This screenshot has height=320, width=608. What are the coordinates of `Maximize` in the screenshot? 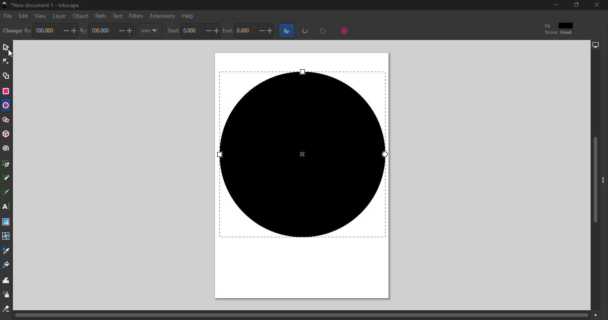 It's located at (575, 5).